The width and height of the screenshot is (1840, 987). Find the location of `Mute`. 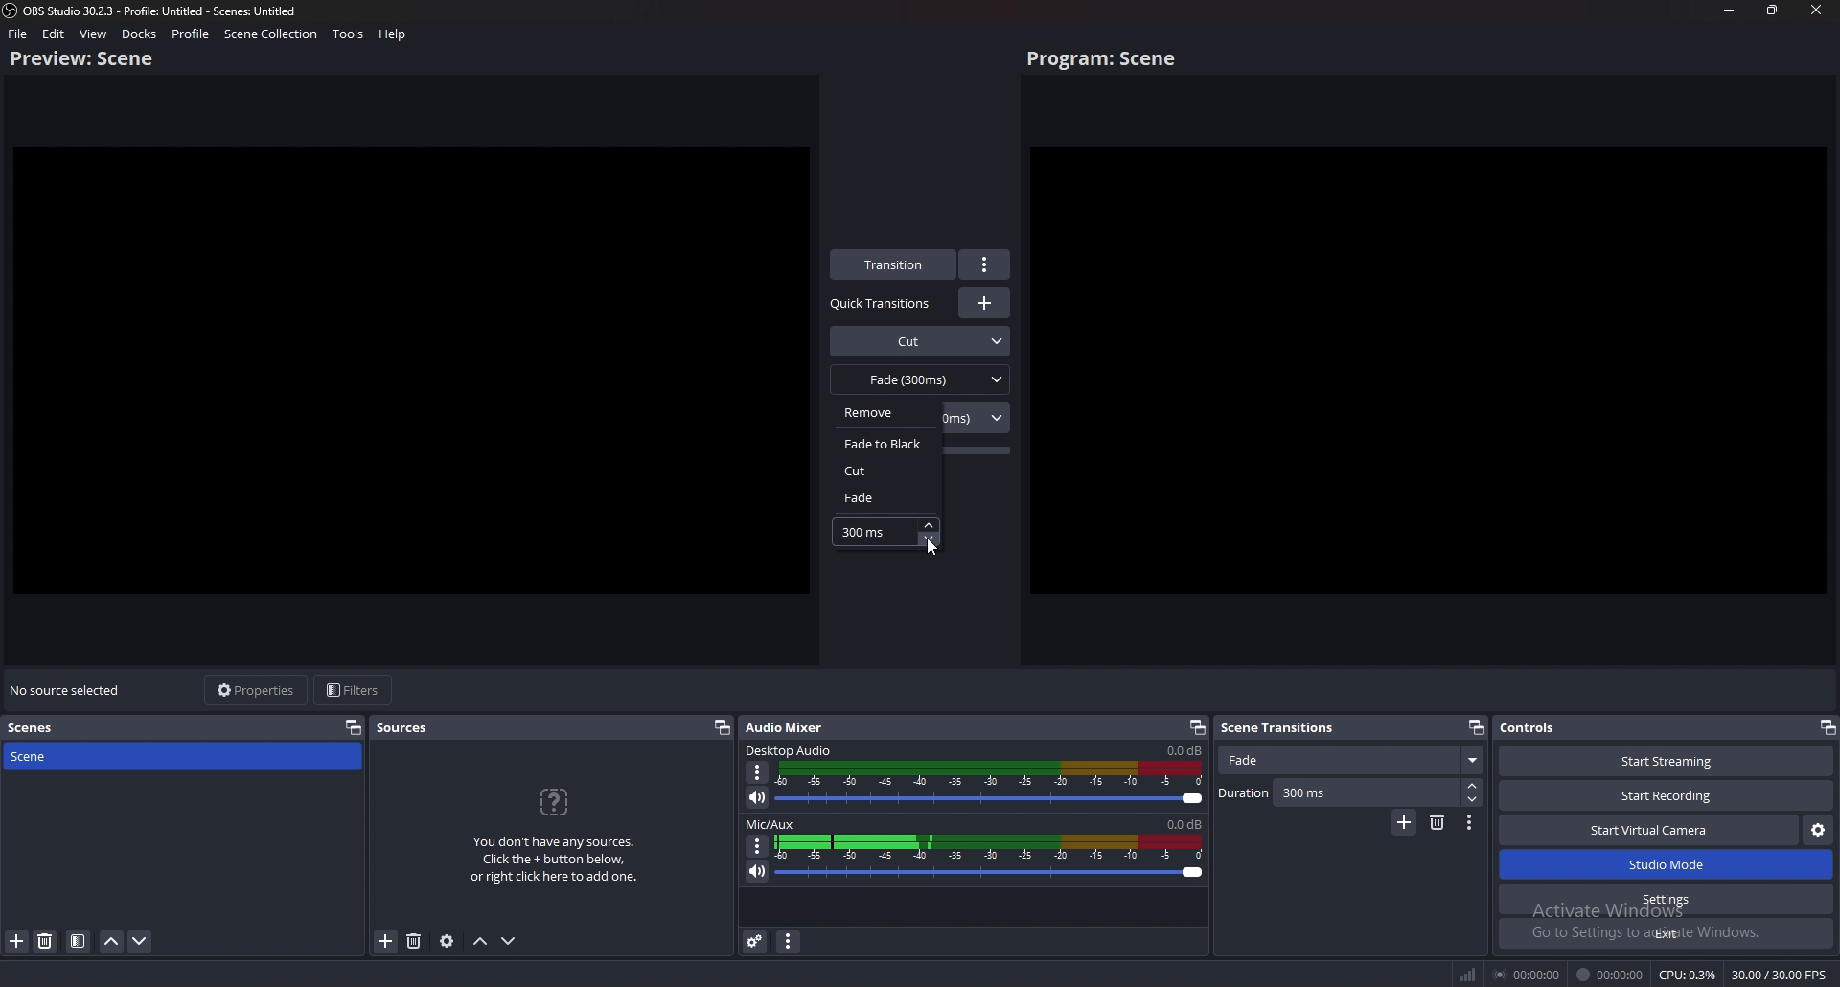

Mute is located at coordinates (759, 798).